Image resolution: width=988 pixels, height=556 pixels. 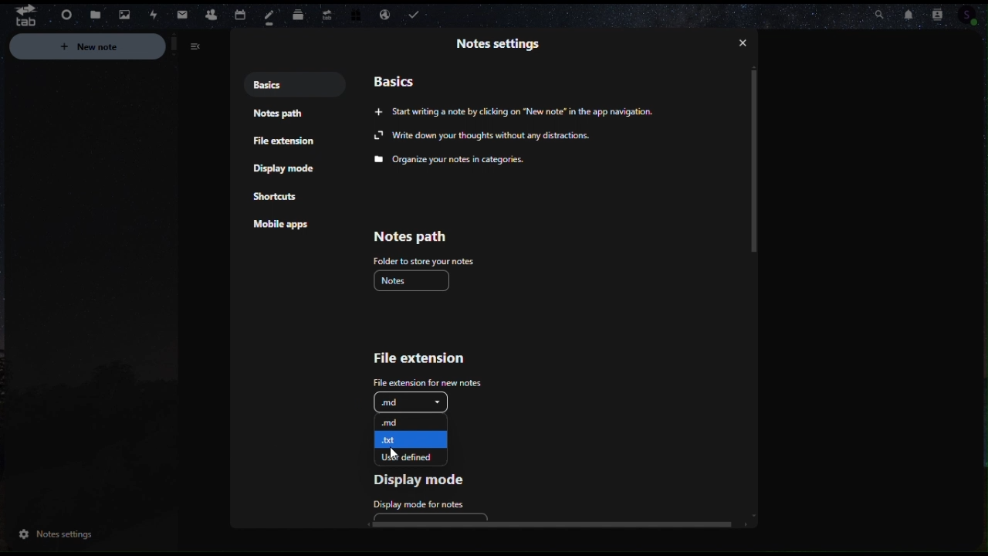 I want to click on Task, so click(x=417, y=15).